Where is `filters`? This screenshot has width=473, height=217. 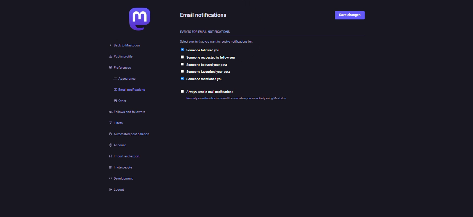
filters is located at coordinates (115, 124).